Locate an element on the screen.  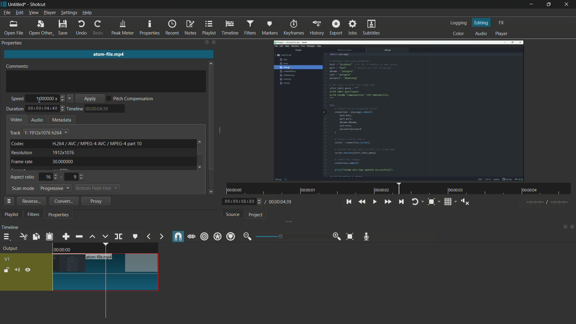
create or edit marker is located at coordinates (134, 236).